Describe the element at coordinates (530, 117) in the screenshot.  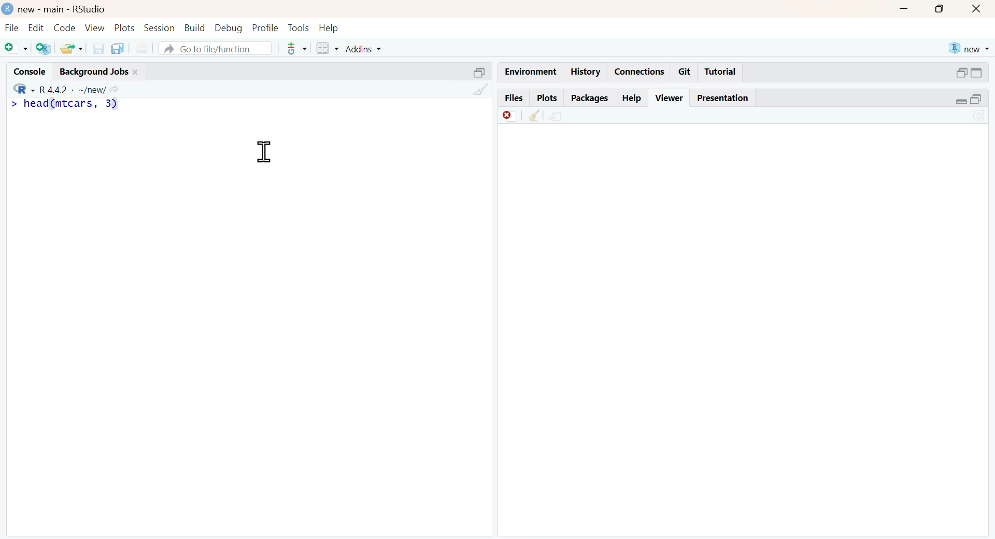
I see `clear all viewer item` at that location.